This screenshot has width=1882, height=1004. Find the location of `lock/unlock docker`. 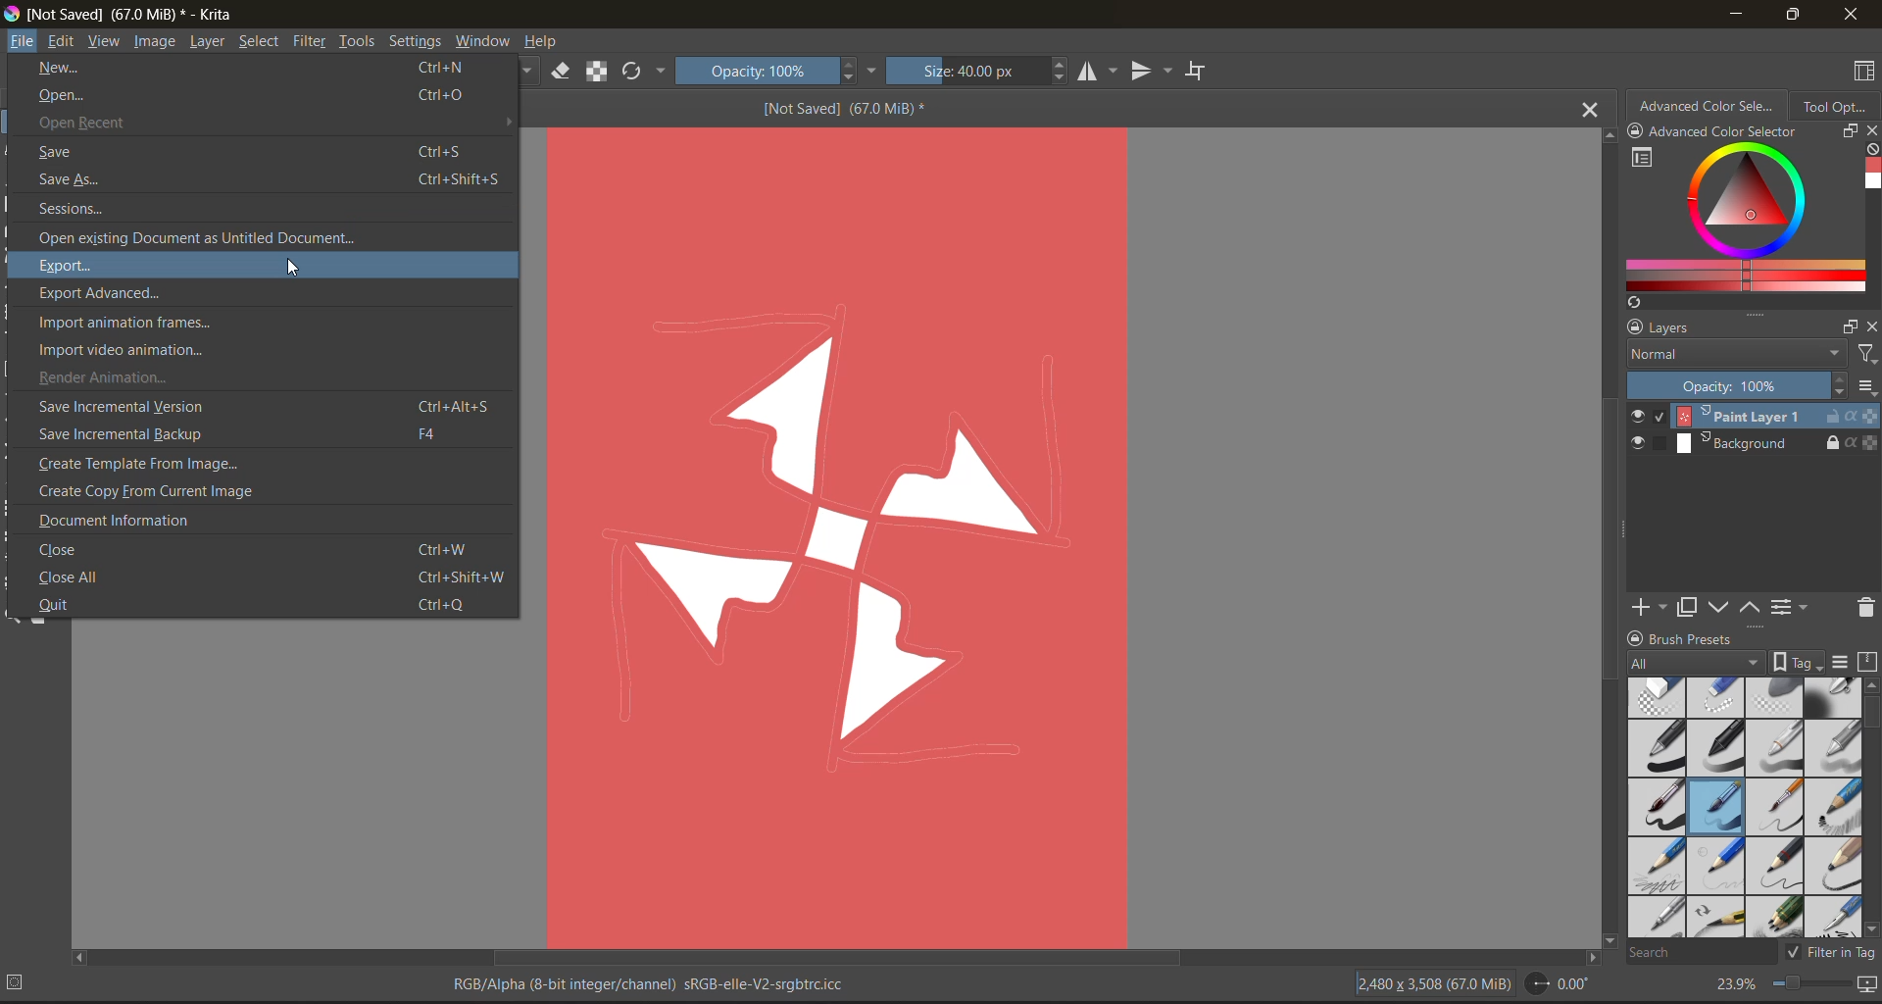

lock/unlock docker is located at coordinates (1640, 132).